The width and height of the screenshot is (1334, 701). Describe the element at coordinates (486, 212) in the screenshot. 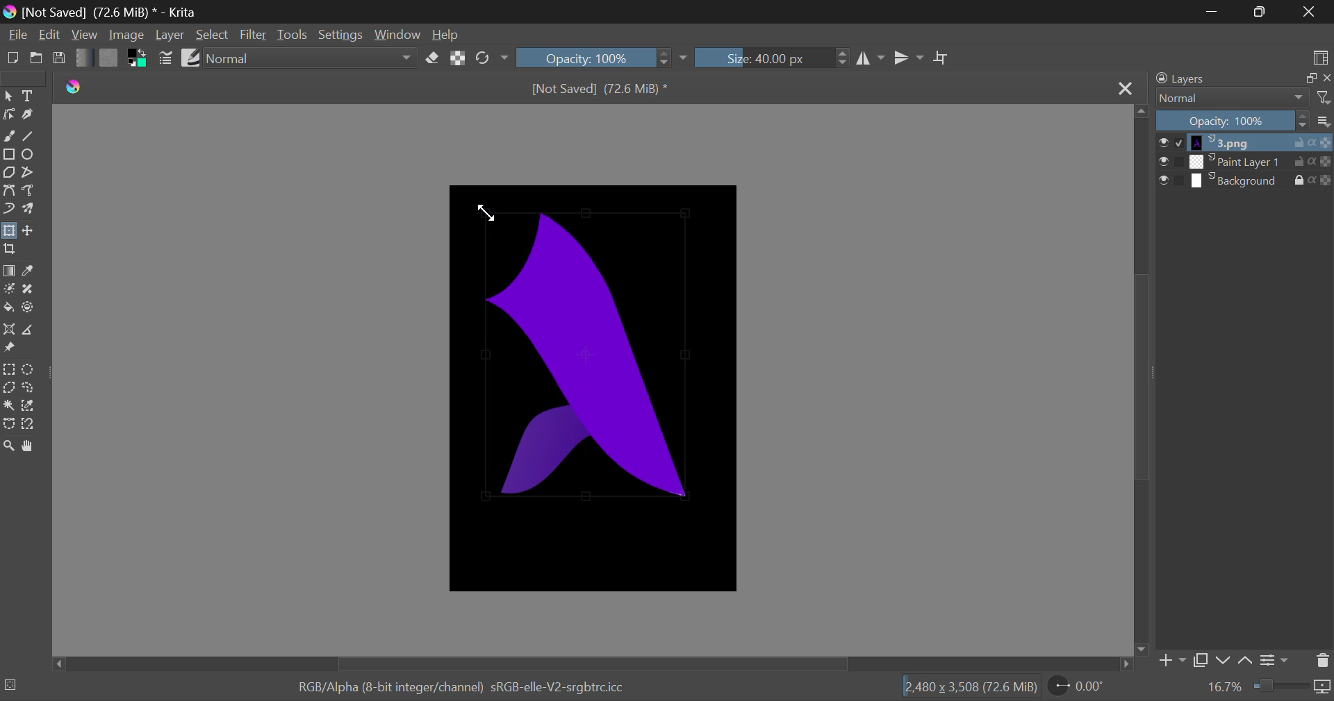

I see `DRAG_TO Cursor Position` at that location.